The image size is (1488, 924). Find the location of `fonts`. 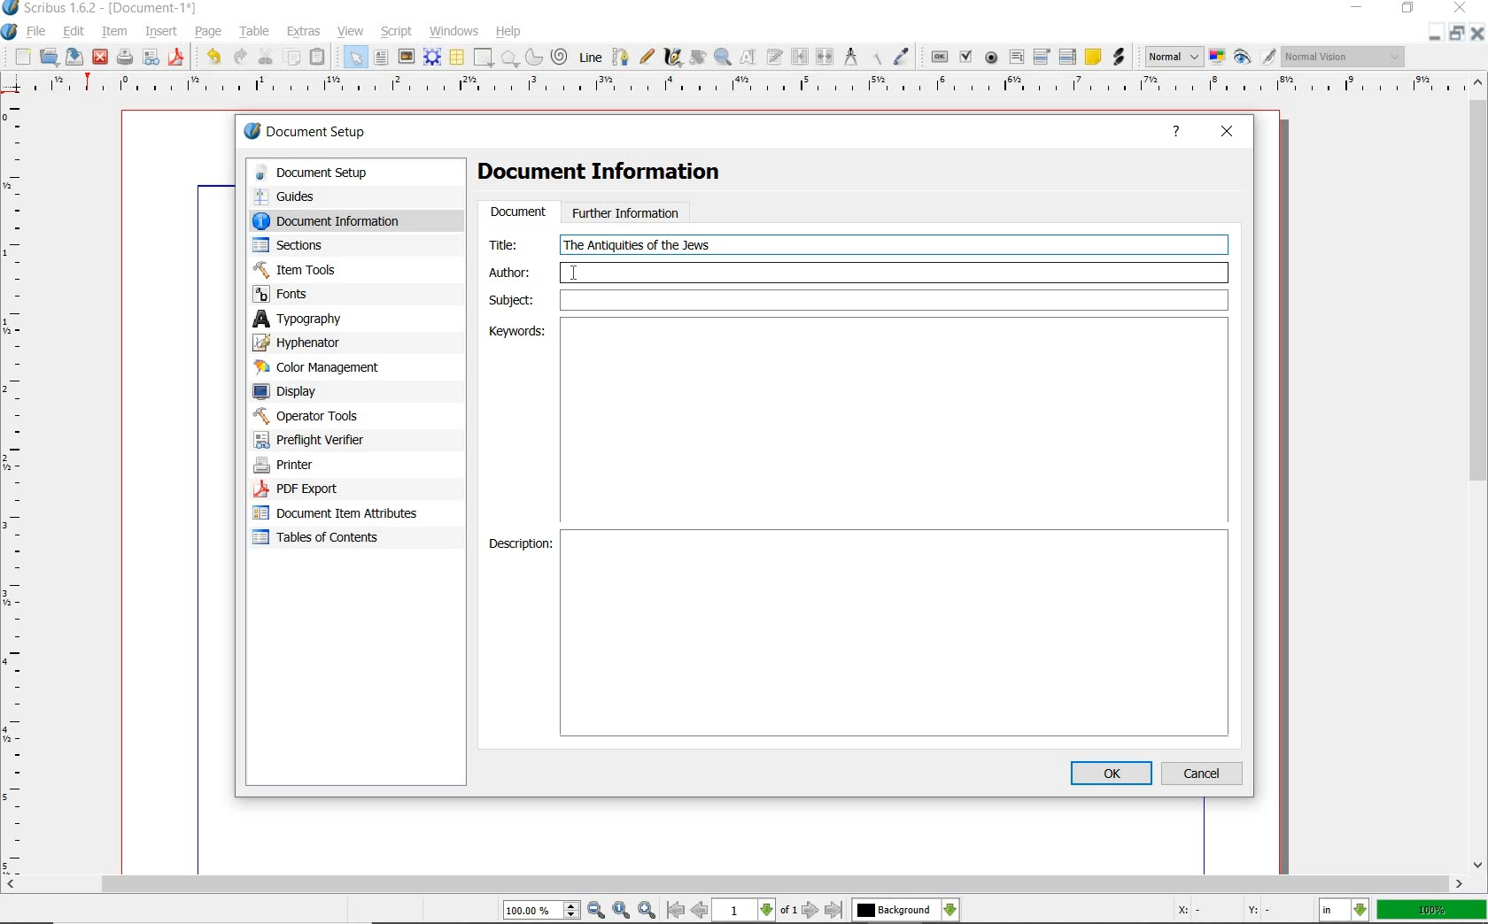

fonts is located at coordinates (336, 295).